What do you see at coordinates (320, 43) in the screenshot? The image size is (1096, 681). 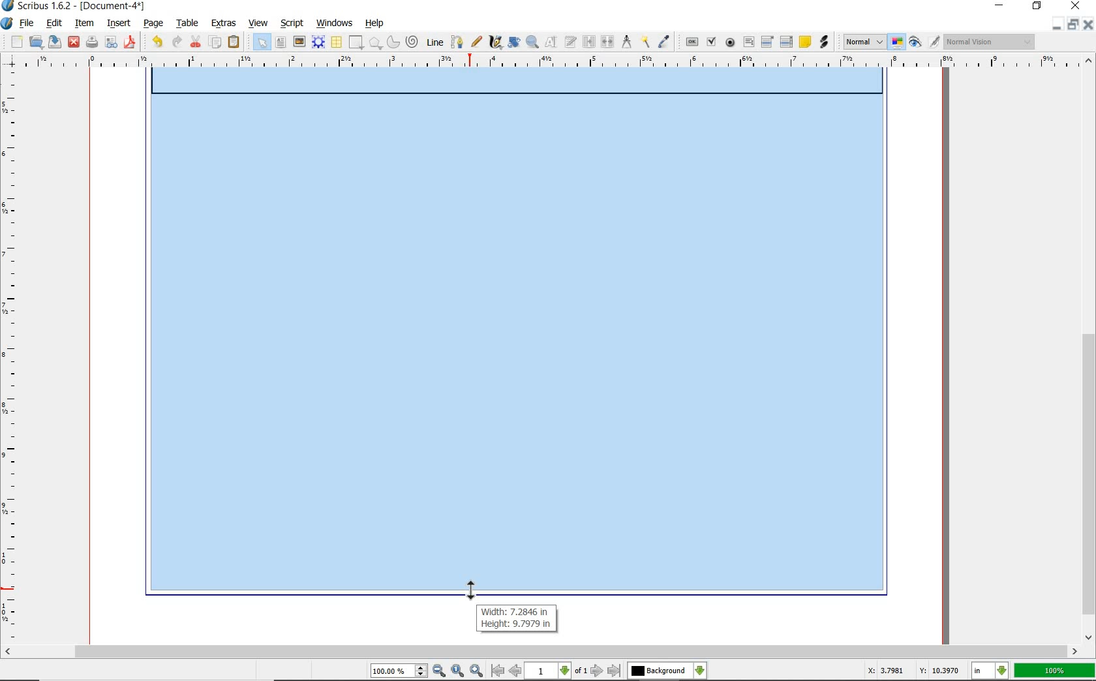 I see `render frame` at bounding box center [320, 43].